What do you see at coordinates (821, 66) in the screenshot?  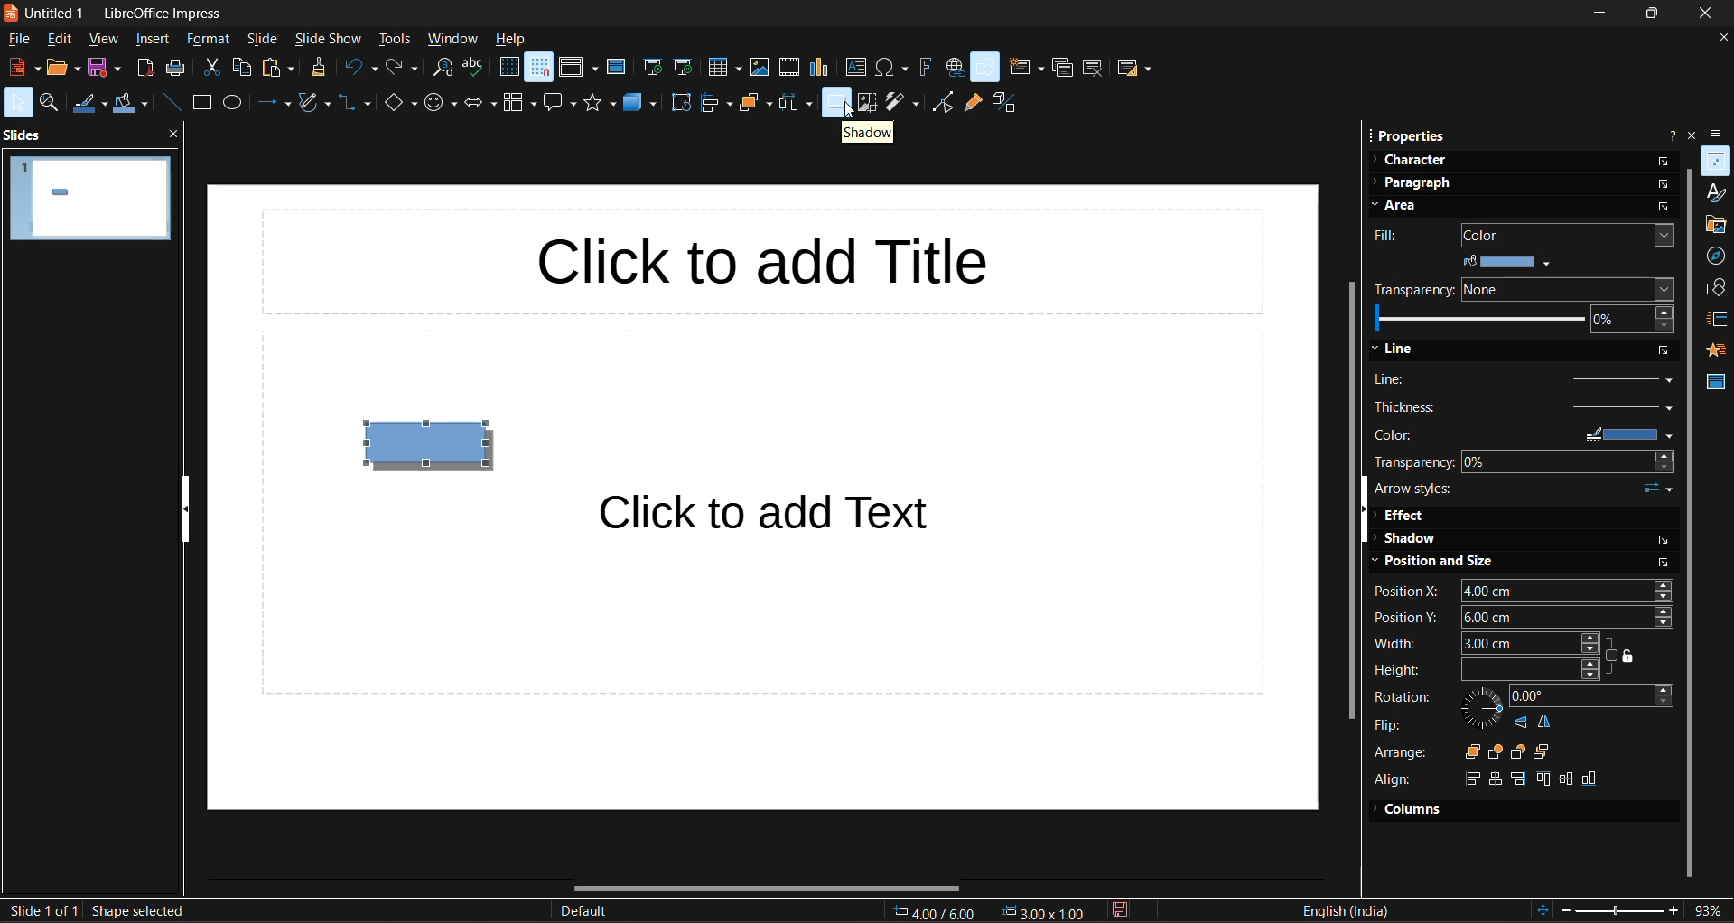 I see `insert chart` at bounding box center [821, 66].